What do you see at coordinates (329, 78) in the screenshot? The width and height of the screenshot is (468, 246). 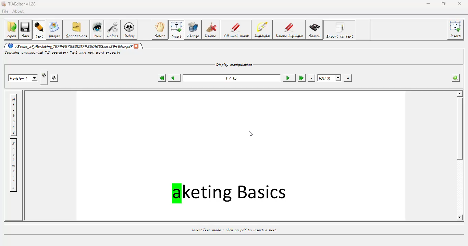 I see `100%` at bounding box center [329, 78].